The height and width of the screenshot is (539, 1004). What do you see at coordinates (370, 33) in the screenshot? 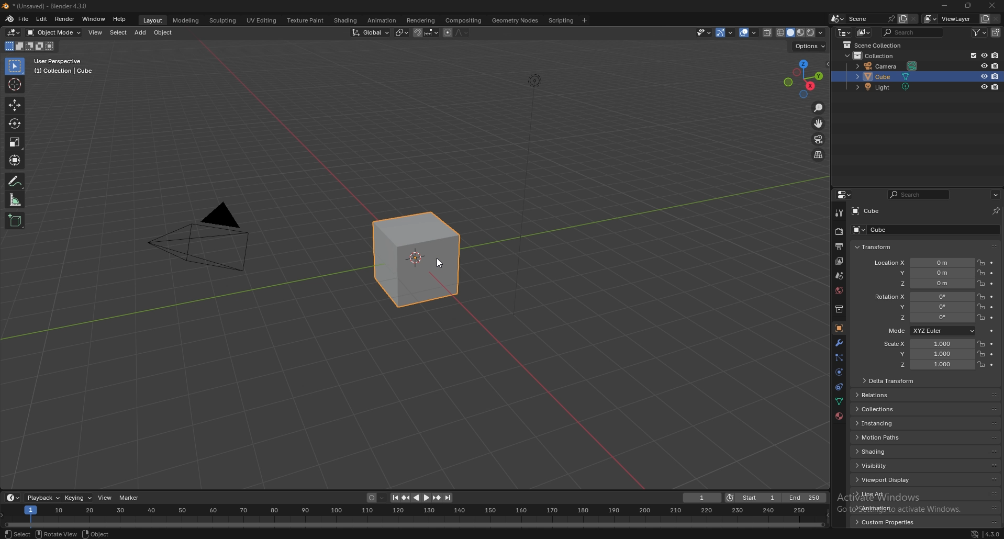
I see `transform orientation` at bounding box center [370, 33].